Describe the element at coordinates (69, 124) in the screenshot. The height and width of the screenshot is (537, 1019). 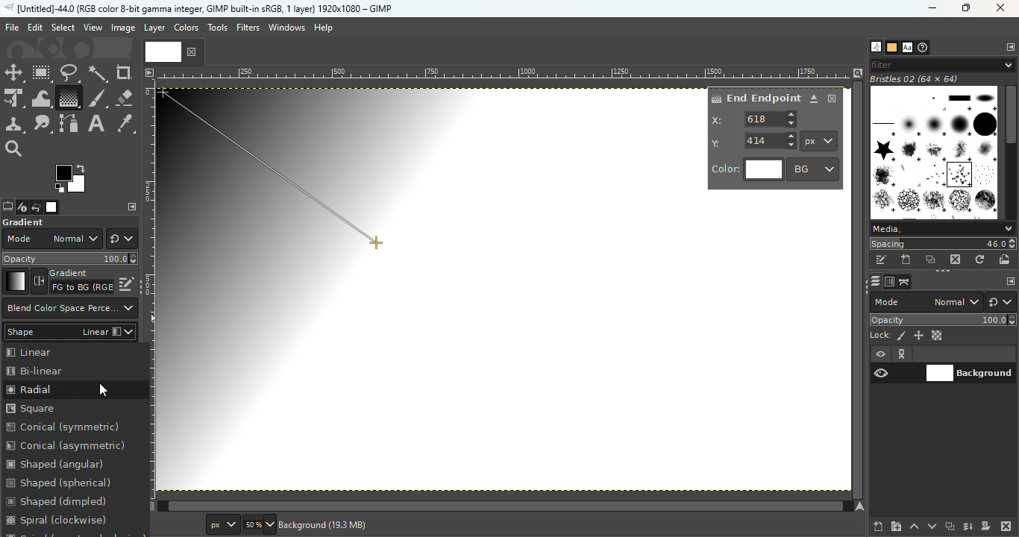
I see `Paths tool` at that location.